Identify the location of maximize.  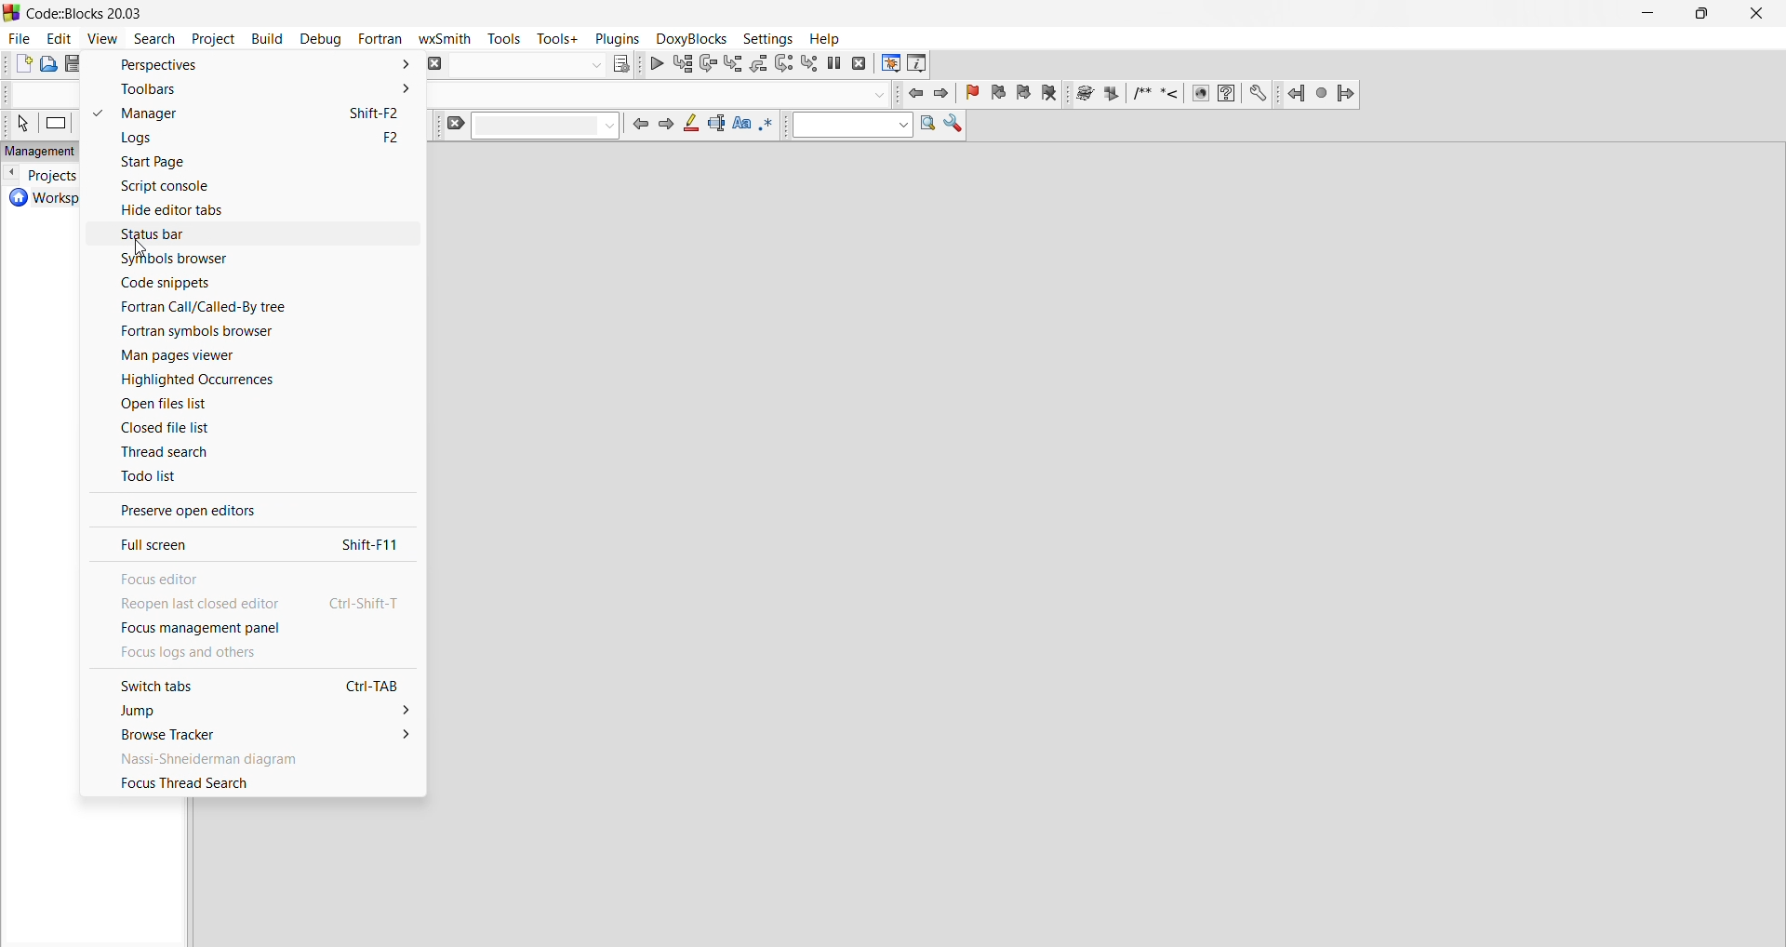
(1703, 16).